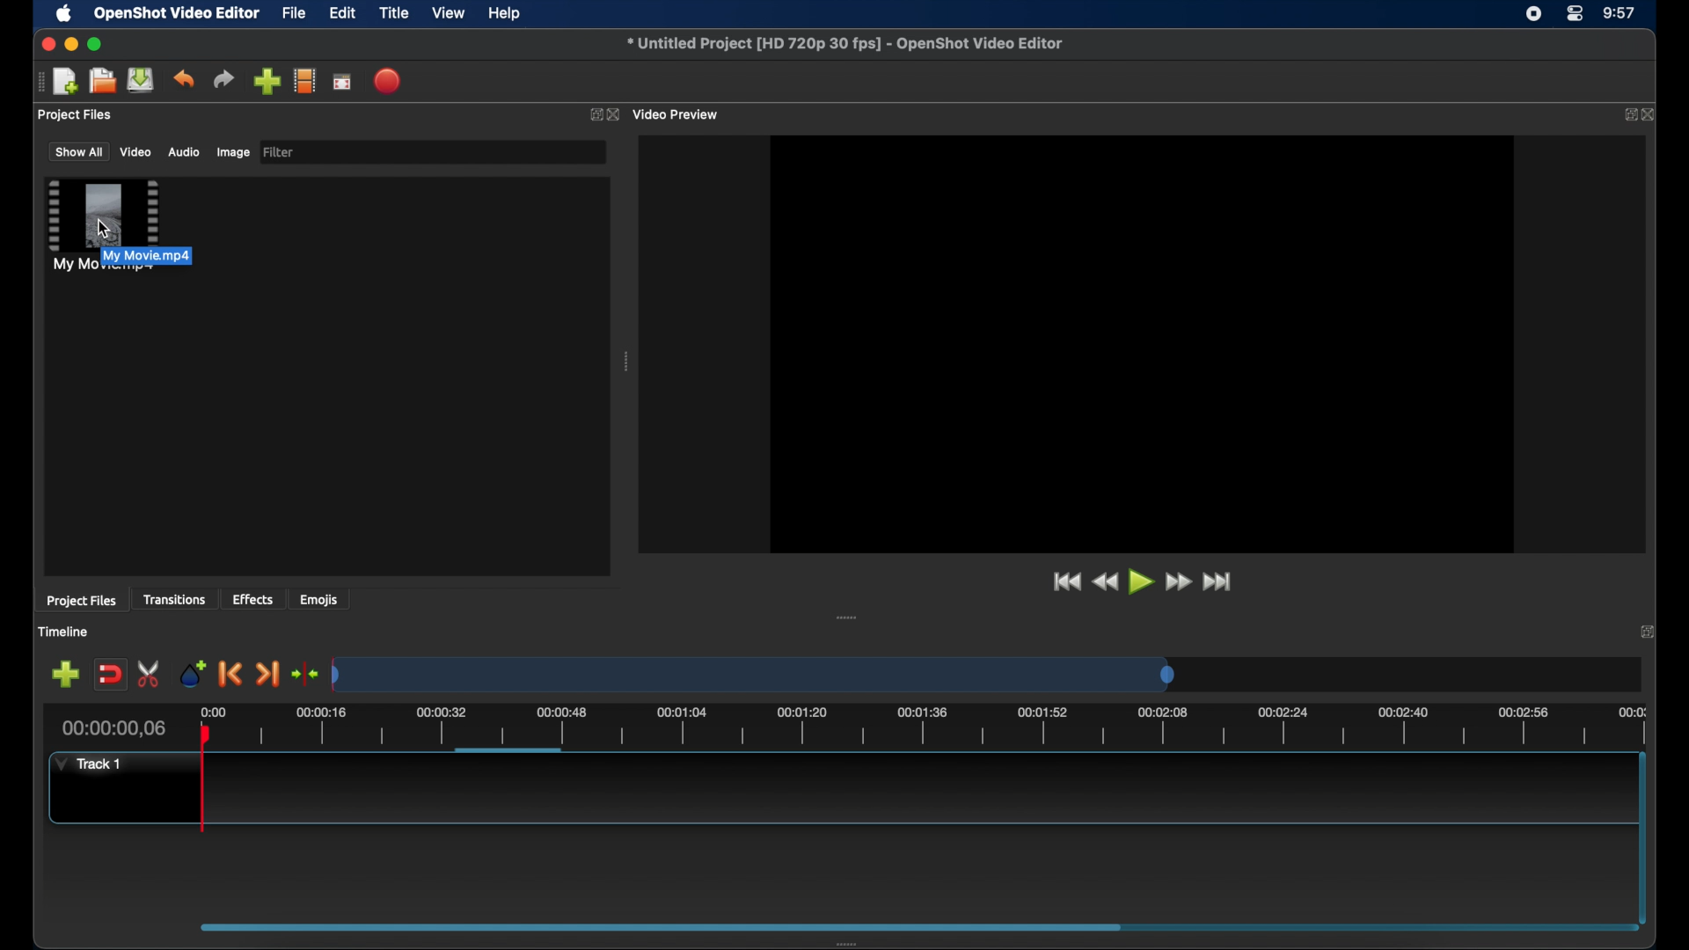  I want to click on edit, so click(342, 14).